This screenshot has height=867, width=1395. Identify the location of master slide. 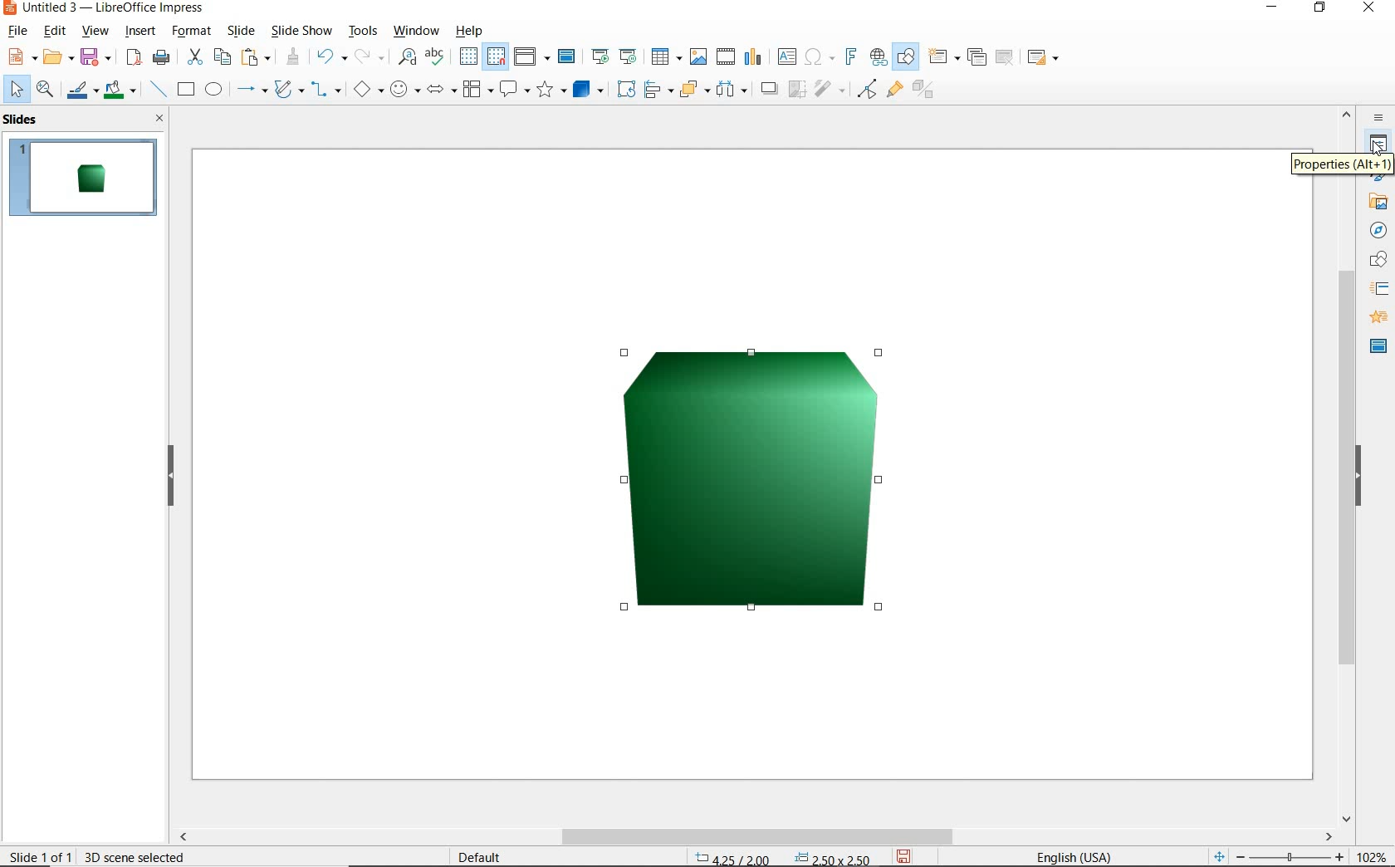
(567, 57).